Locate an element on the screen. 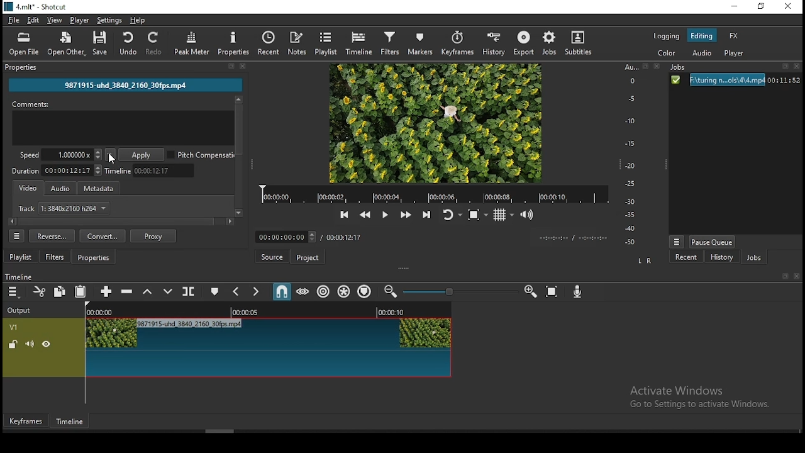 Image resolution: width=805 pixels, height=453 pixels. notes is located at coordinates (299, 43).